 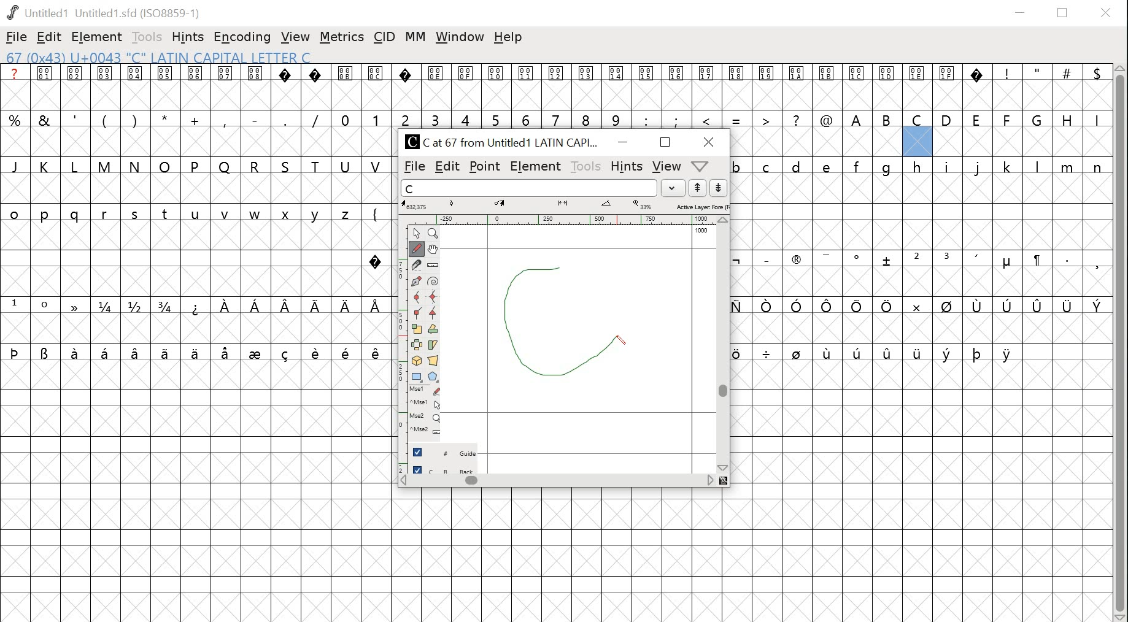 What do you see at coordinates (403, 345) in the screenshot?
I see `ruler` at bounding box center [403, 345].